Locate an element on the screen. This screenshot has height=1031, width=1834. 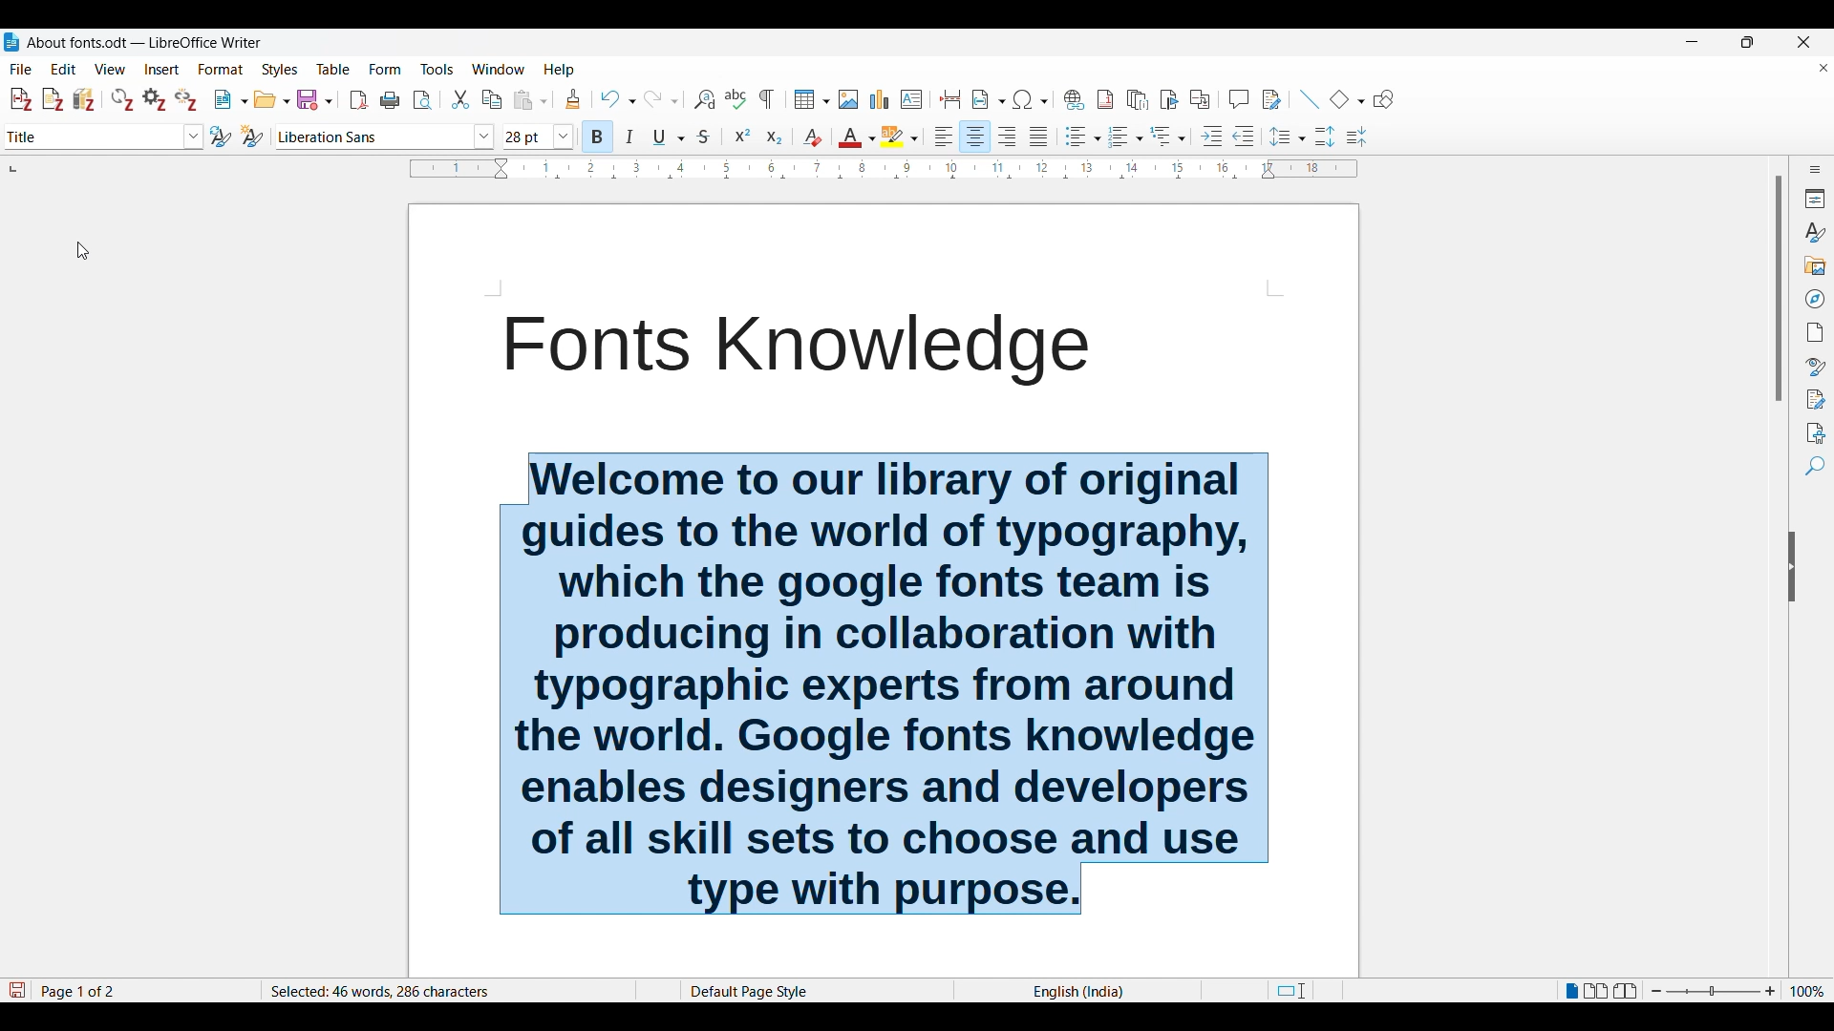
Software logo is located at coordinates (11, 42).